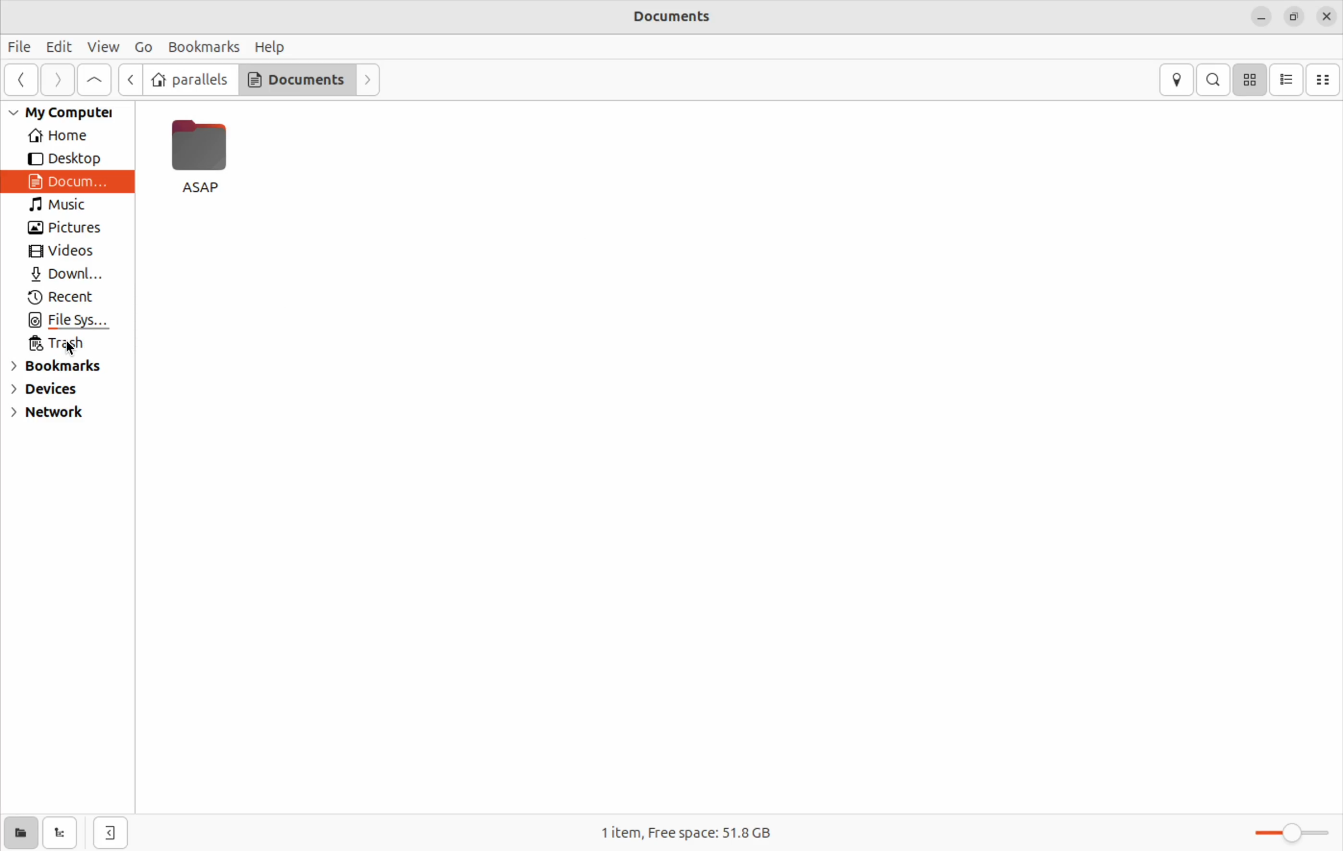  Describe the element at coordinates (1287, 80) in the screenshot. I see `list view` at that location.